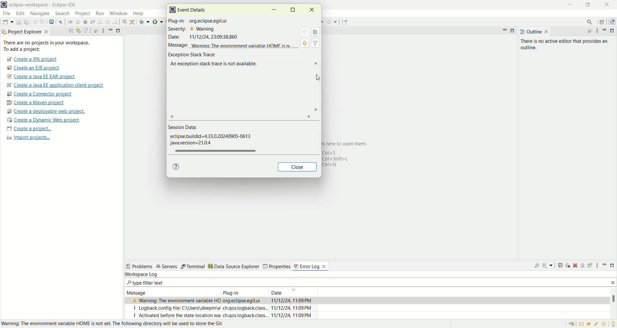 The width and height of the screenshot is (617, 328). I want to click on help, so click(137, 14).